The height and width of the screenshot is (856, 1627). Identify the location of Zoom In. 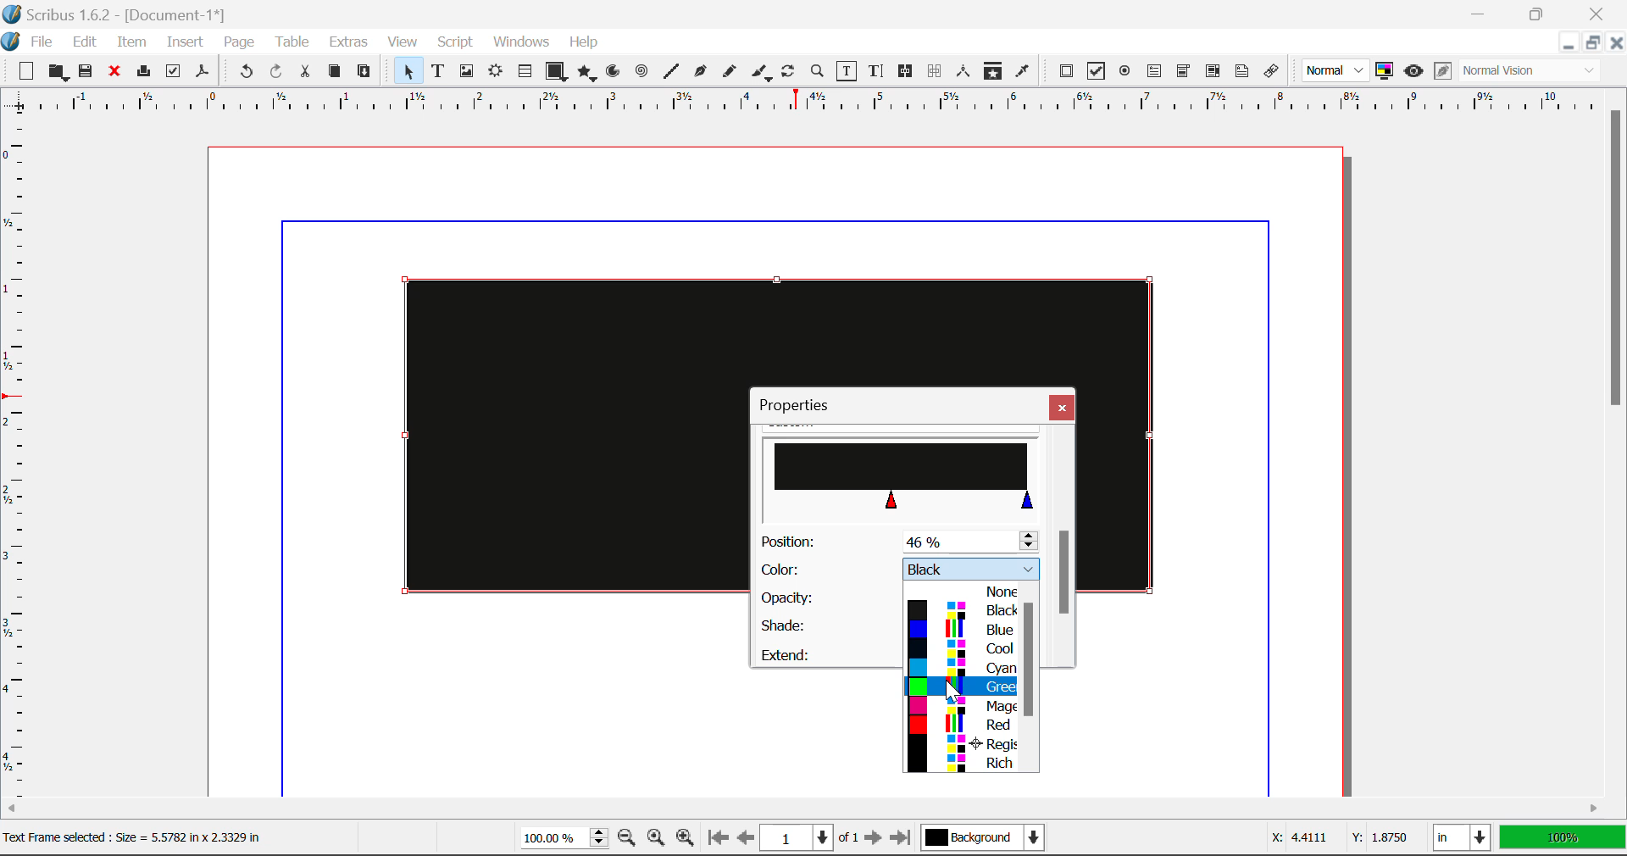
(686, 840).